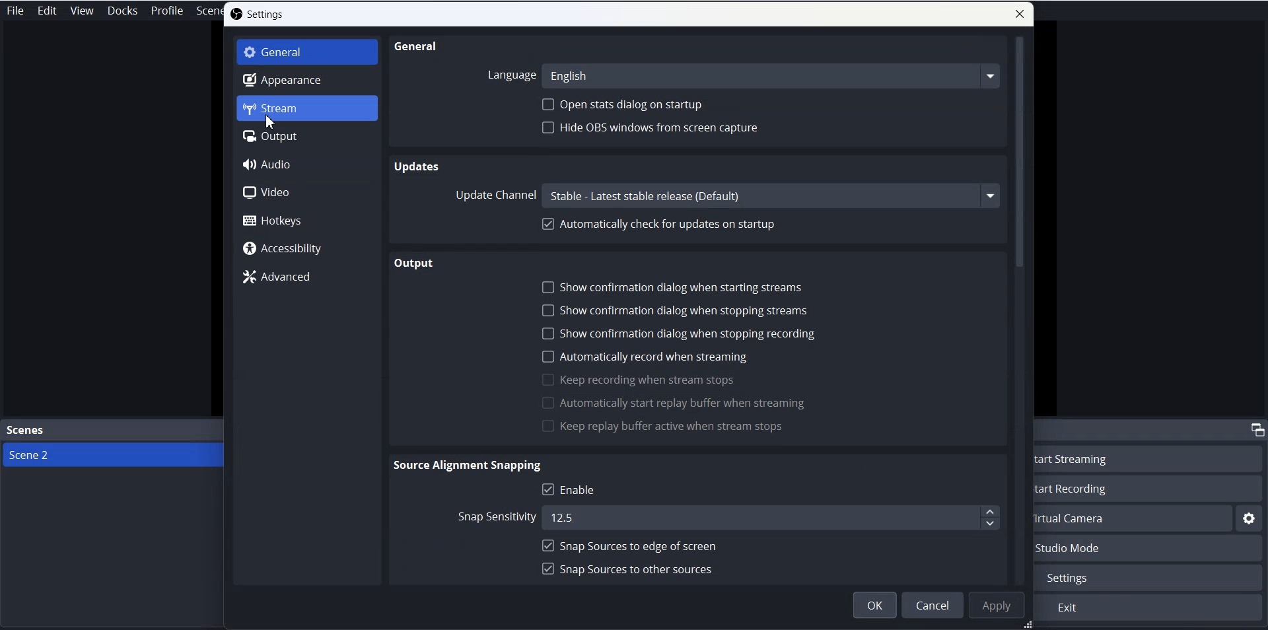  Describe the element at coordinates (743, 76) in the screenshot. I see `Language English` at that location.